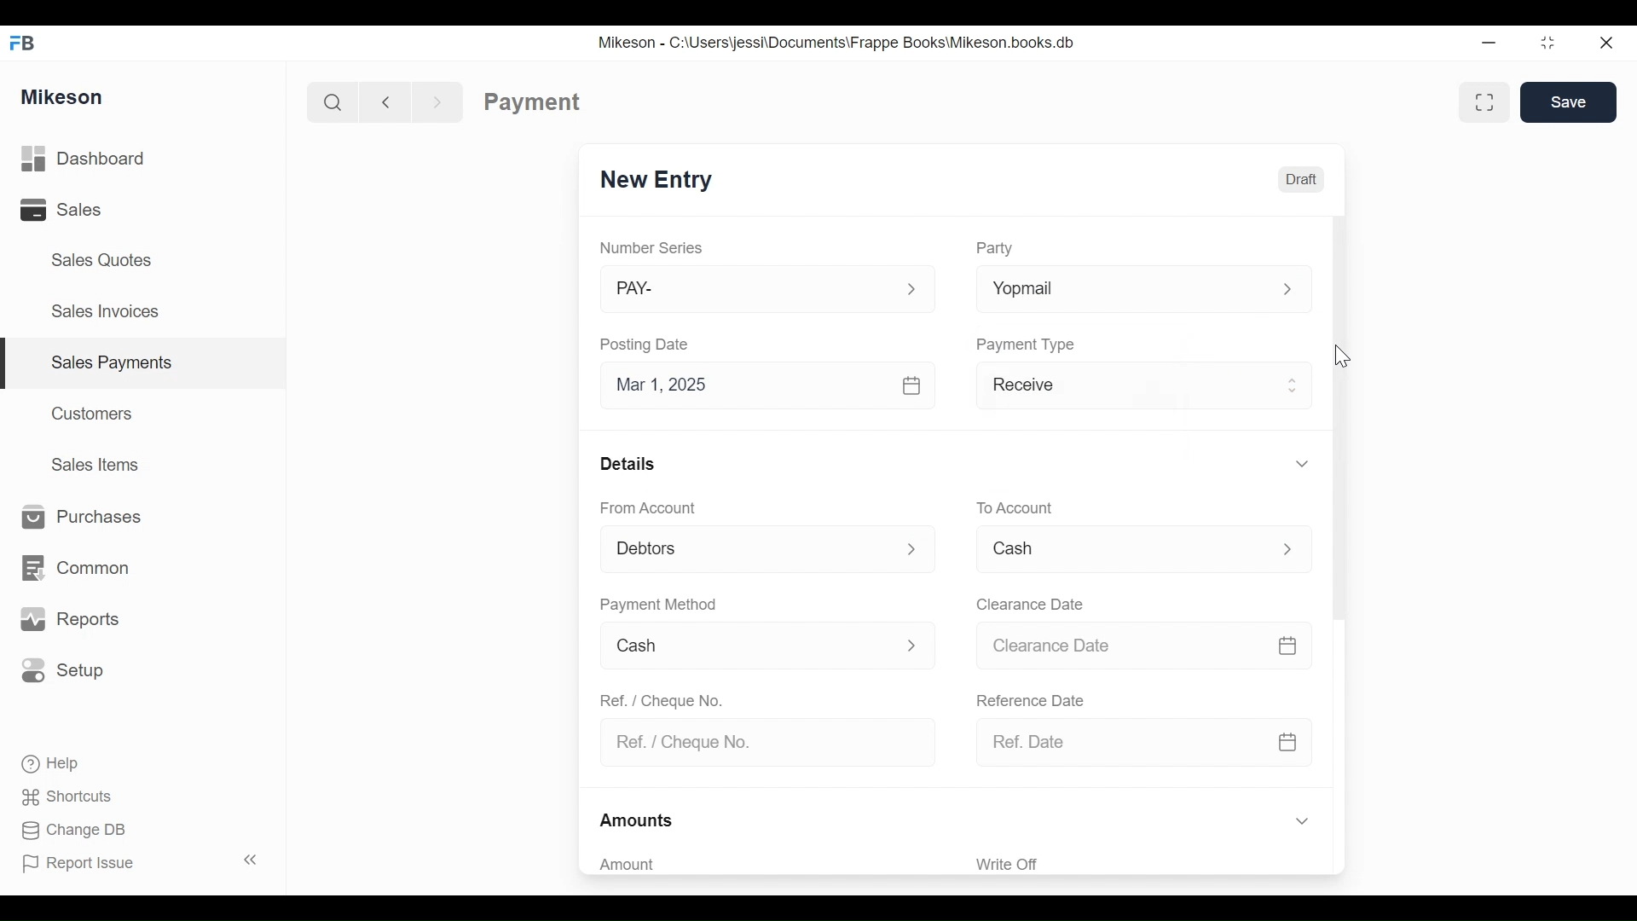 The height and width of the screenshot is (921, 1637). What do you see at coordinates (60, 211) in the screenshot?
I see `Sales` at bounding box center [60, 211].